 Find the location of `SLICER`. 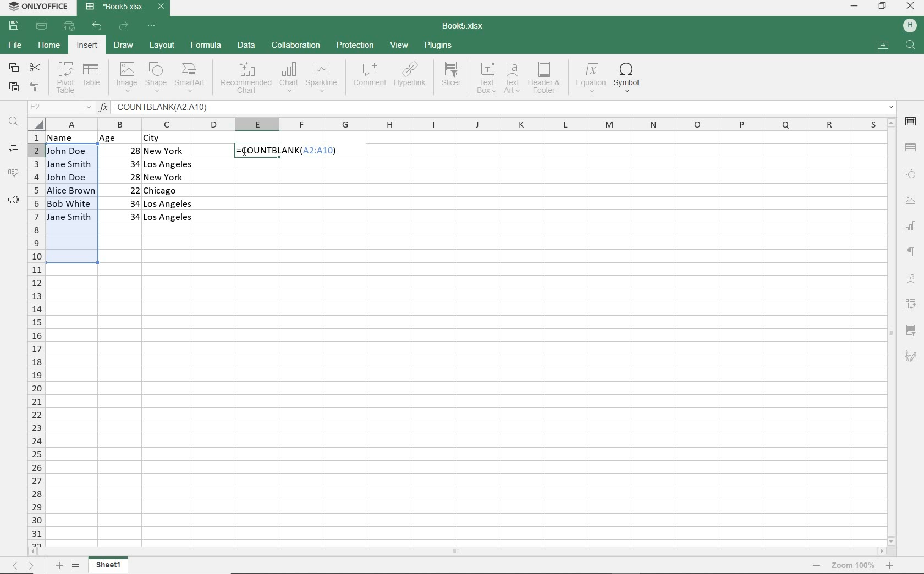

SLICER is located at coordinates (911, 333).